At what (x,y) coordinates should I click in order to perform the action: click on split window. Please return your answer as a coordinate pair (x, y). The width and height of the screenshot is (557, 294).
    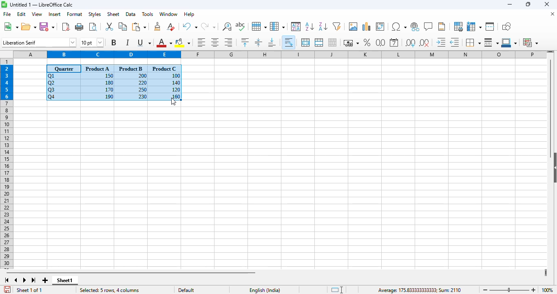
    Looking at the image, I should click on (490, 27).